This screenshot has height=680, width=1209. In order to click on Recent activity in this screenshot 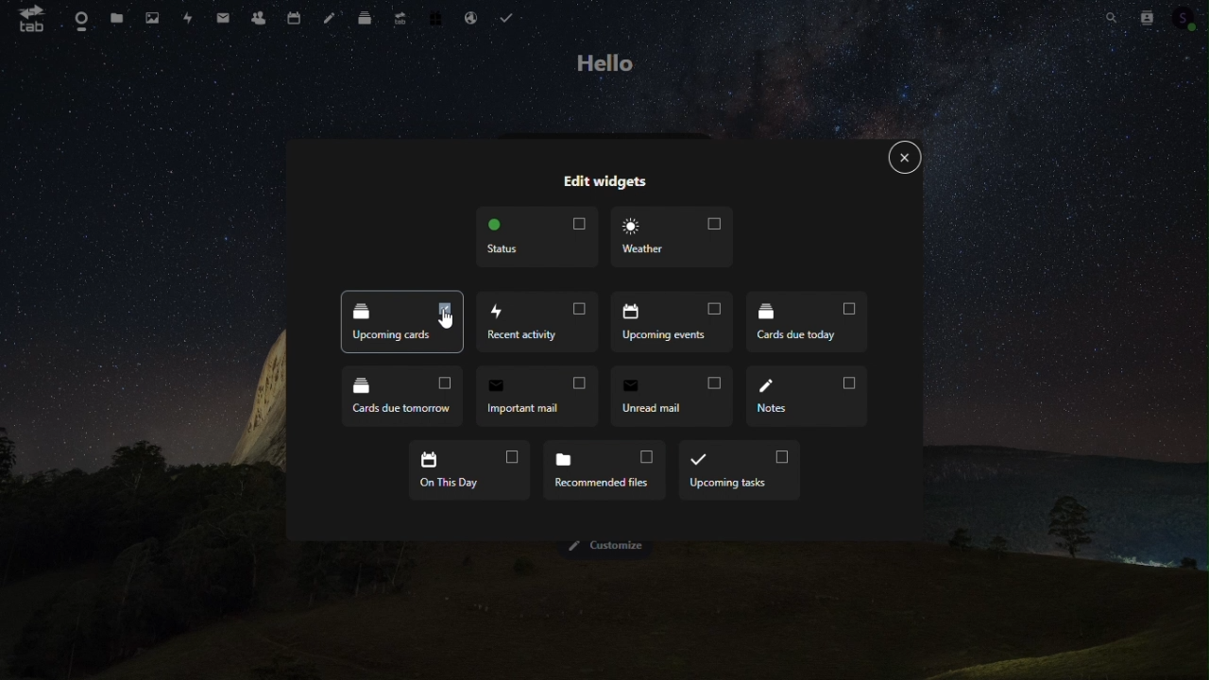, I will do `click(538, 323)`.